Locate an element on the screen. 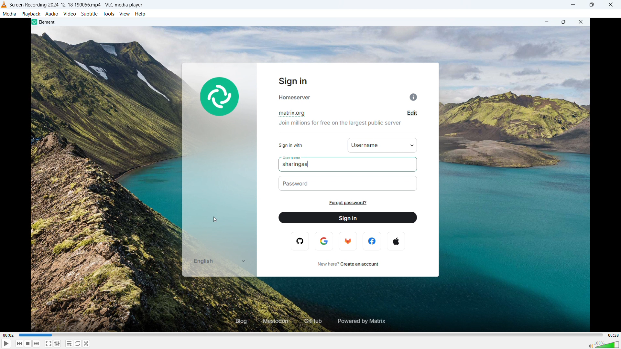  view is located at coordinates (125, 14).